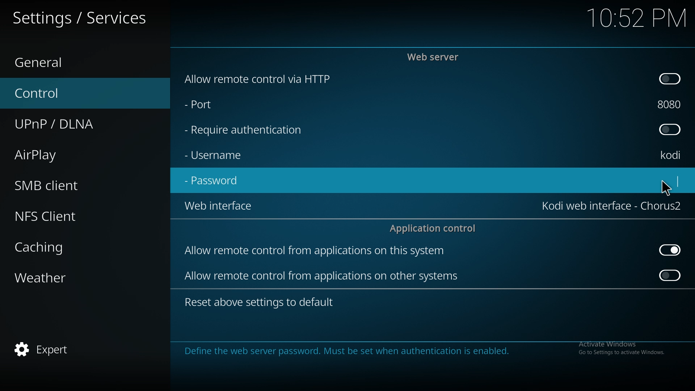 This screenshot has width=695, height=391. What do you see at coordinates (670, 130) in the screenshot?
I see `toggle` at bounding box center [670, 130].